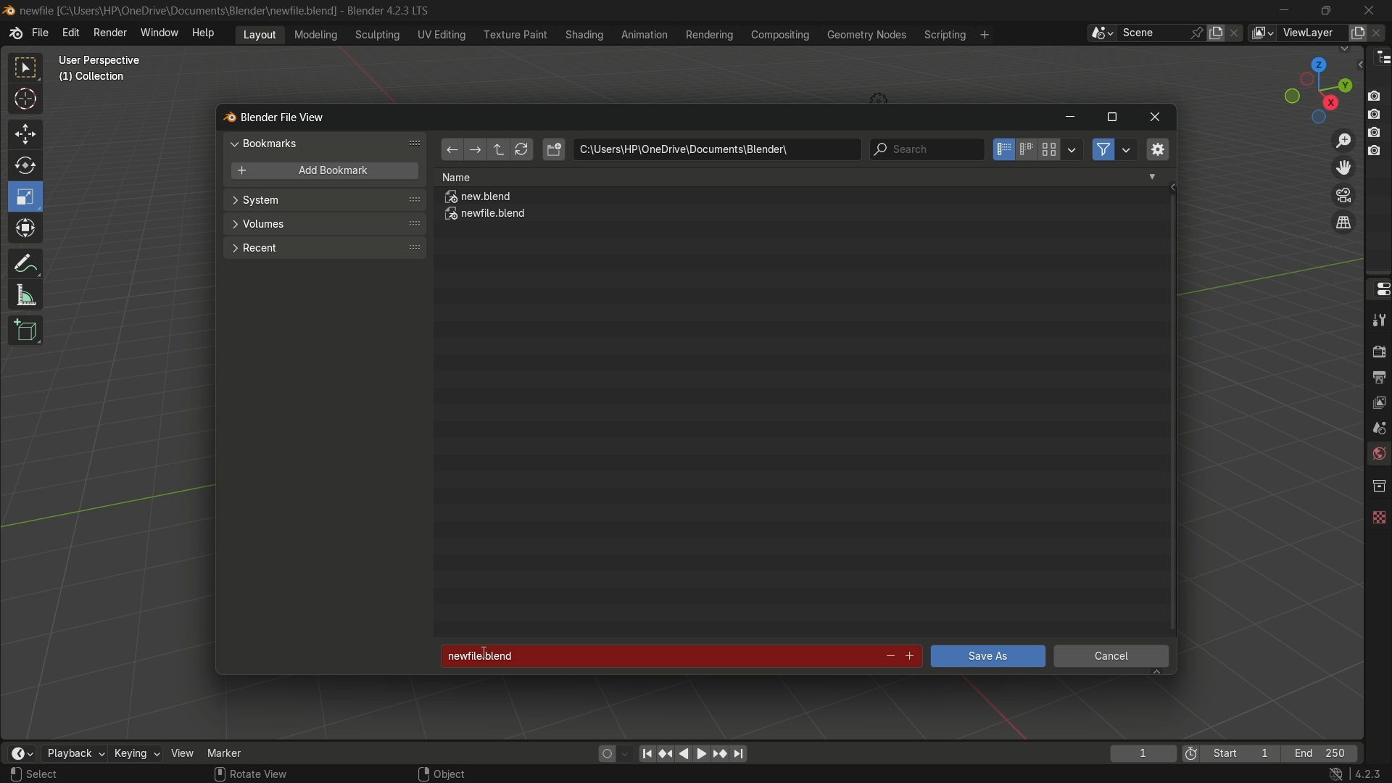 The height and width of the screenshot is (783, 1392). What do you see at coordinates (943, 35) in the screenshot?
I see `scripting menu` at bounding box center [943, 35].